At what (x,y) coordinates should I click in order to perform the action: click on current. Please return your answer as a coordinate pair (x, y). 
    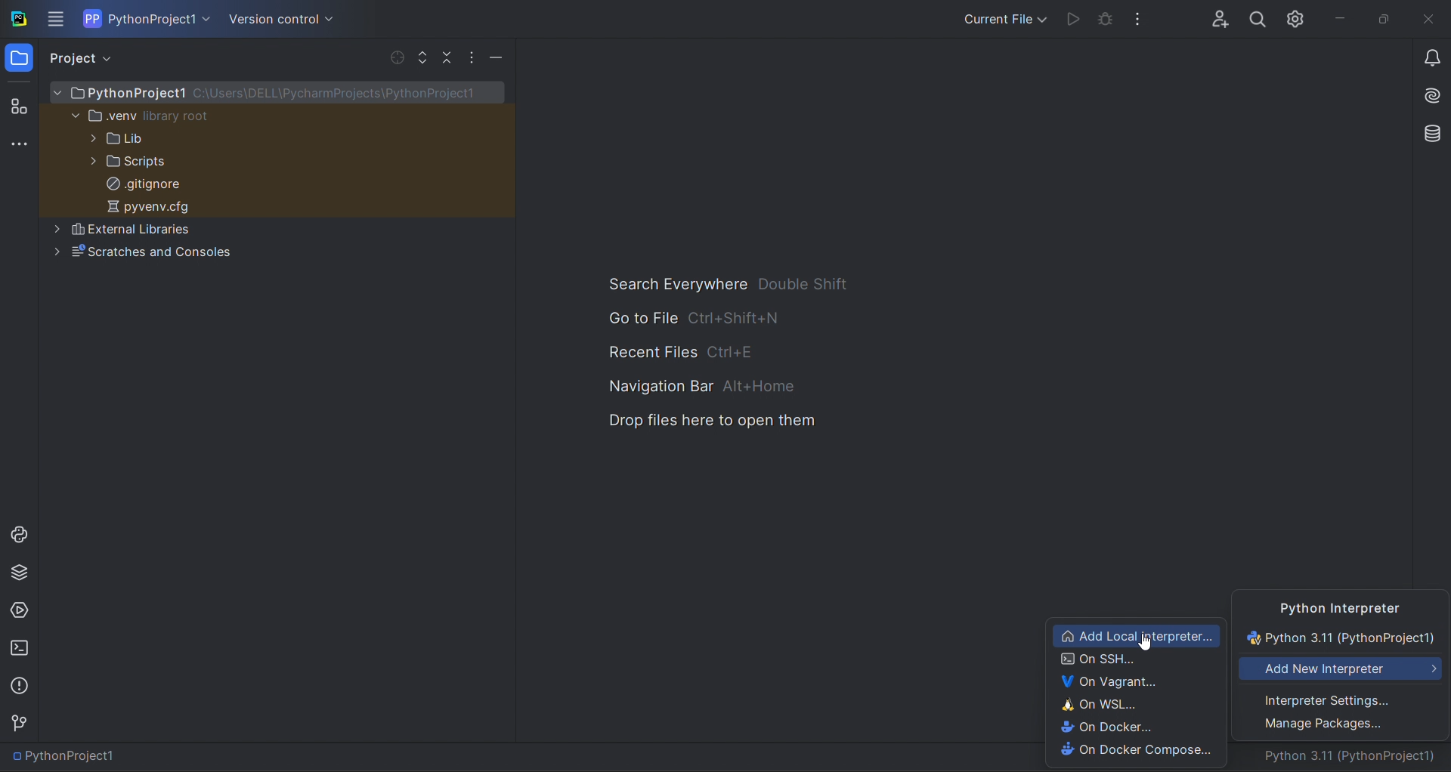
    Looking at the image, I should click on (1342, 638).